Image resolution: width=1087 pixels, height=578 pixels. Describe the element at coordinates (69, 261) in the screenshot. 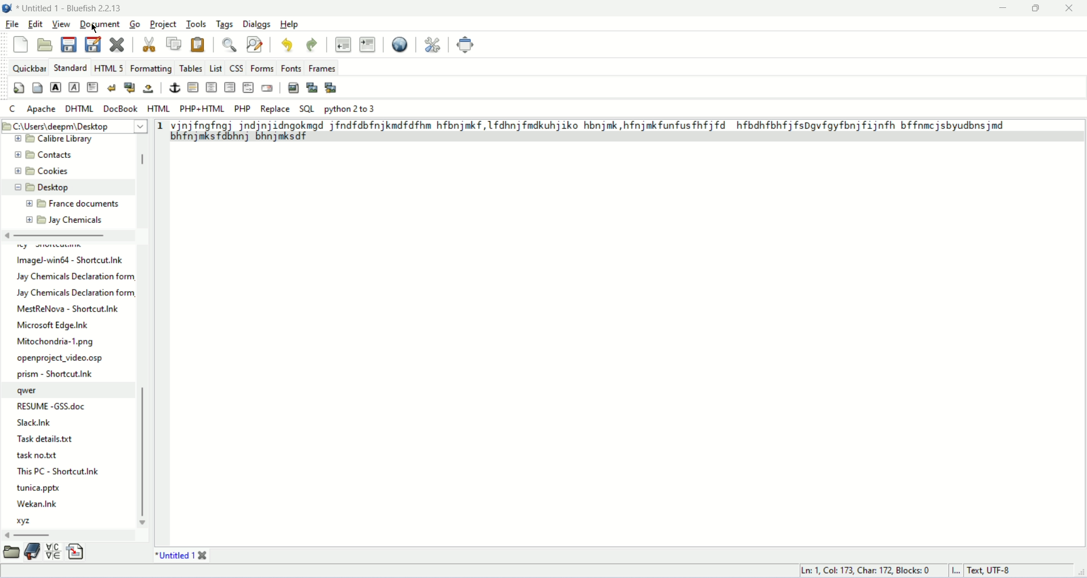

I see `ImageJ-win64 - Shortcut.Ink` at that location.